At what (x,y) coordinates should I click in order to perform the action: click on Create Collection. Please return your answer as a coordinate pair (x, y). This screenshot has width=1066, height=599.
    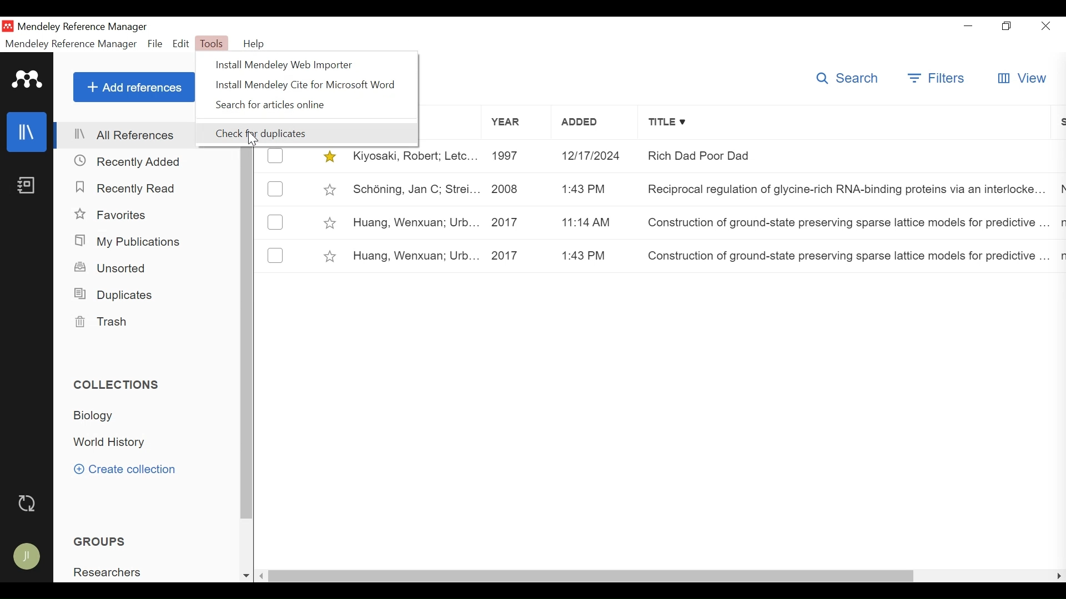
    Looking at the image, I should click on (124, 470).